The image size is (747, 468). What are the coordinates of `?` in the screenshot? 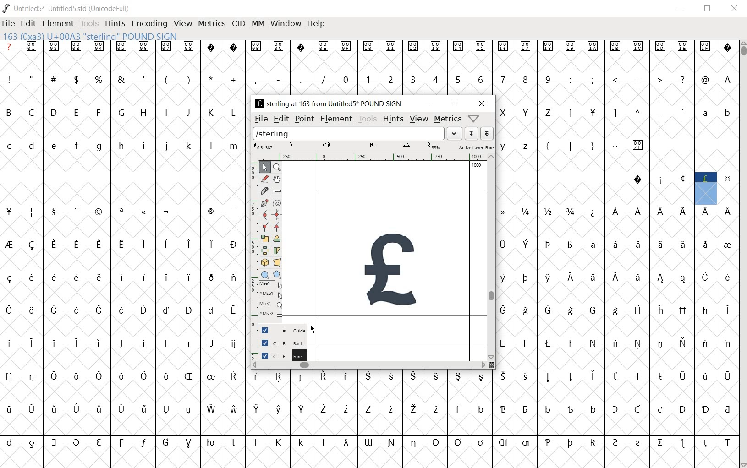 It's located at (10, 46).